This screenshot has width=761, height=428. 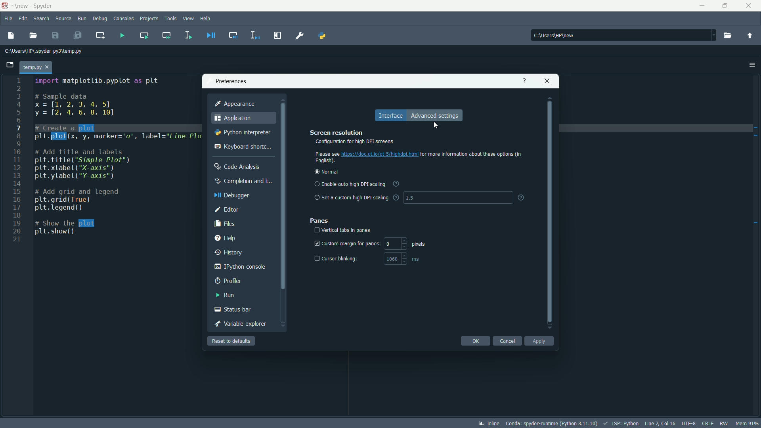 What do you see at coordinates (10, 36) in the screenshot?
I see `open file` at bounding box center [10, 36].